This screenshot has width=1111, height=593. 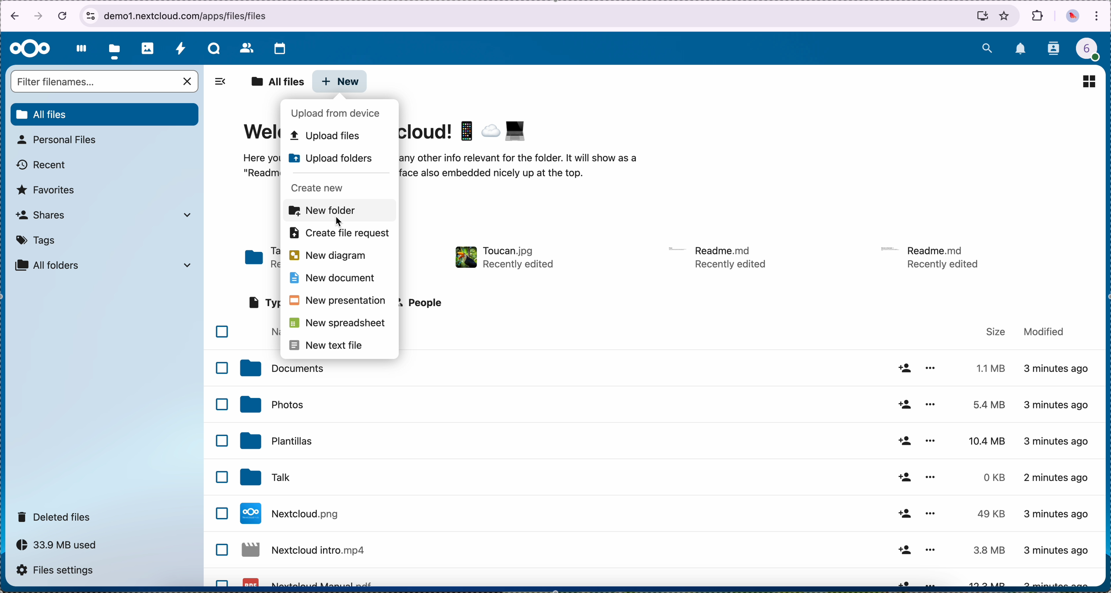 I want to click on contacts, so click(x=246, y=47).